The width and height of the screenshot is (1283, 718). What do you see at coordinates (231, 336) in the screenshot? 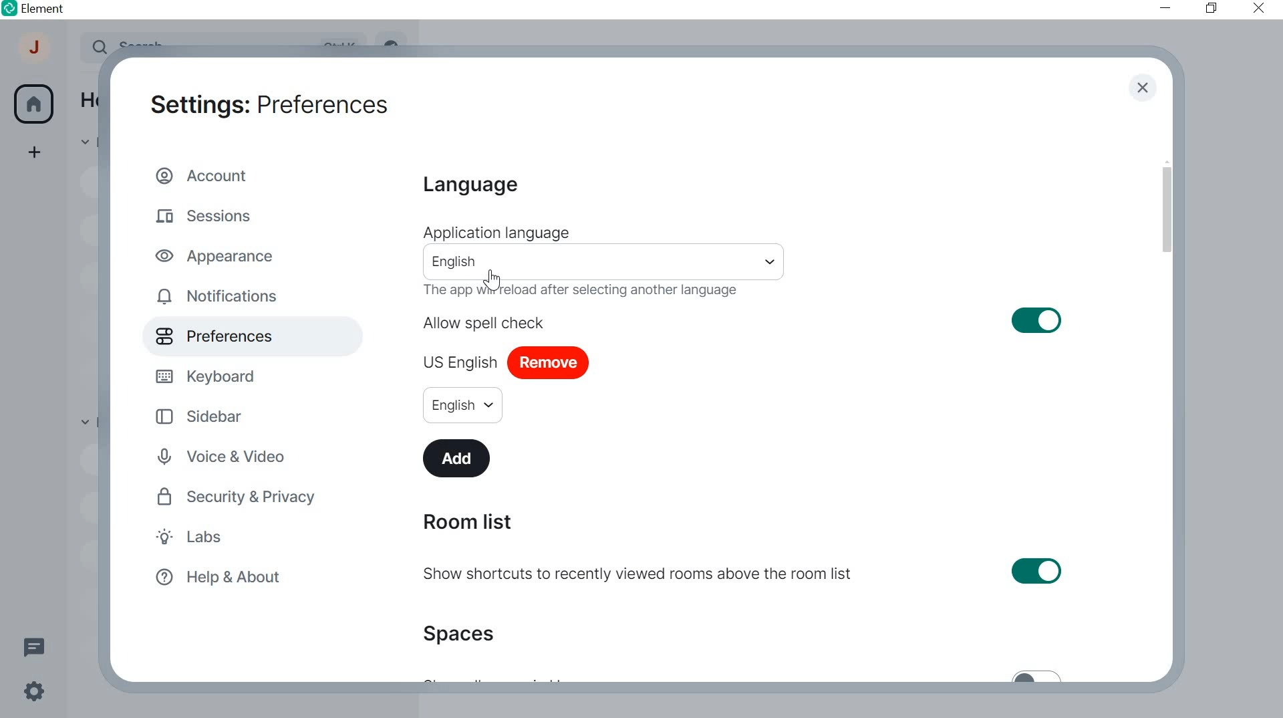
I see `PREFERENCES` at bounding box center [231, 336].